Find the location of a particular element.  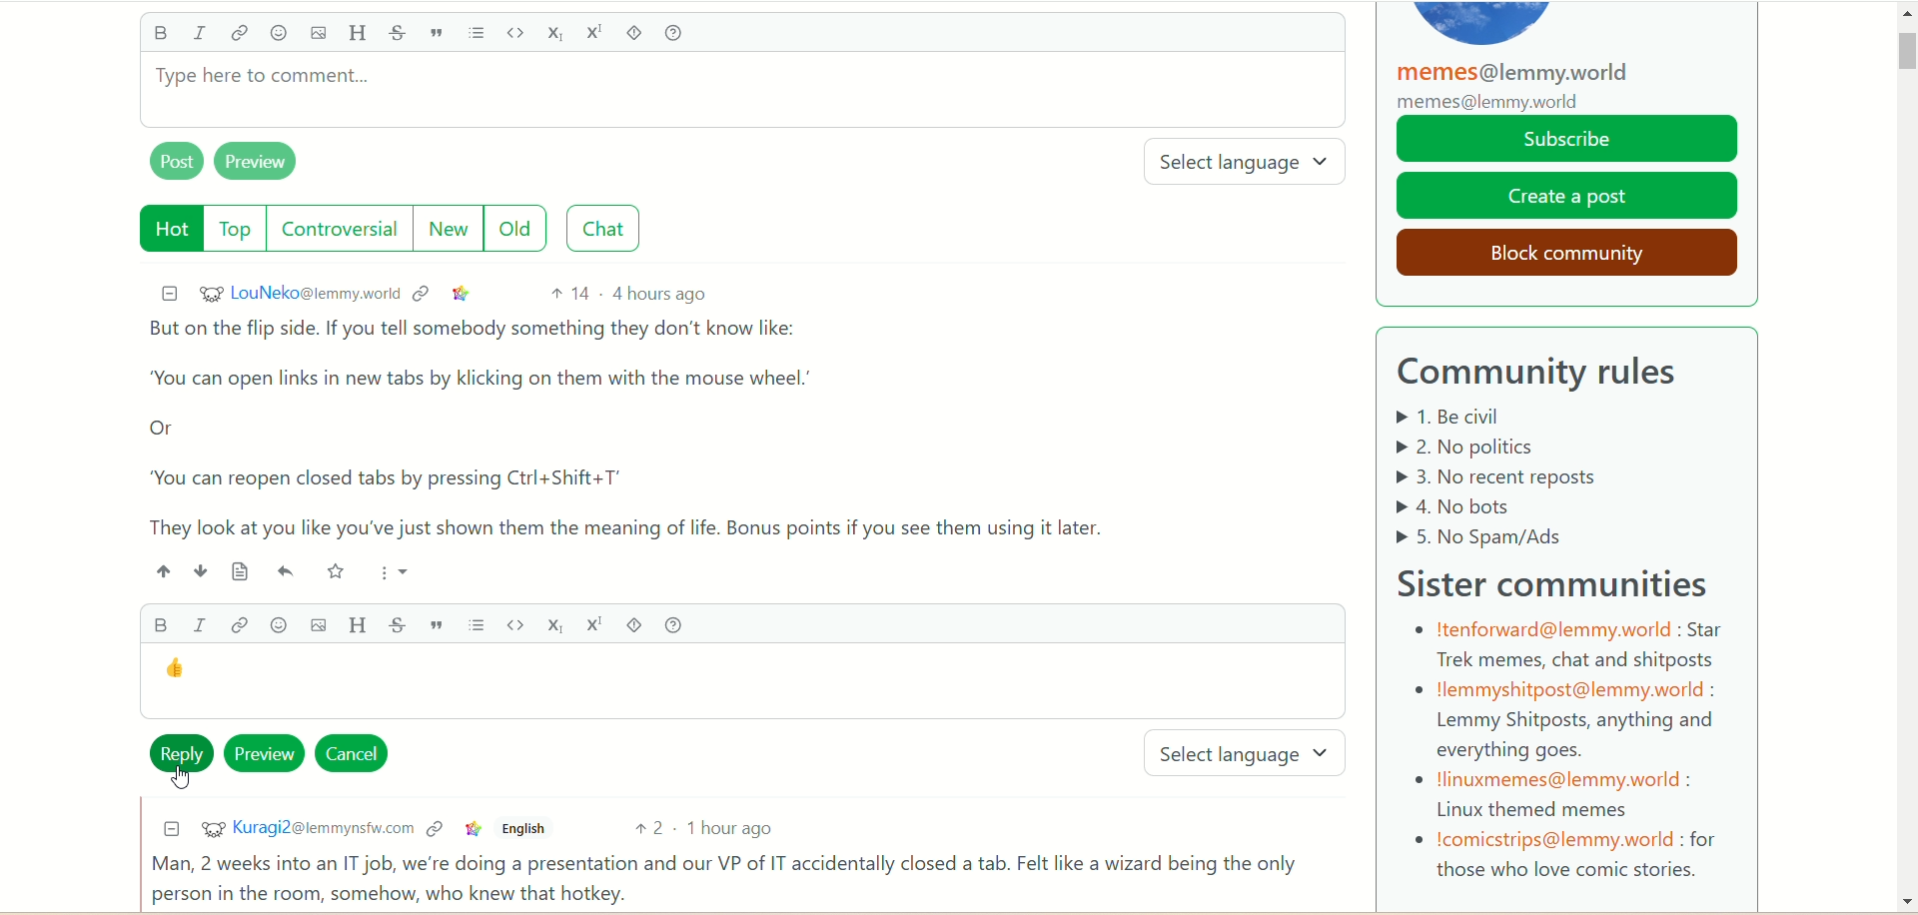

memes@lemmy.world is located at coordinates (1520, 86).